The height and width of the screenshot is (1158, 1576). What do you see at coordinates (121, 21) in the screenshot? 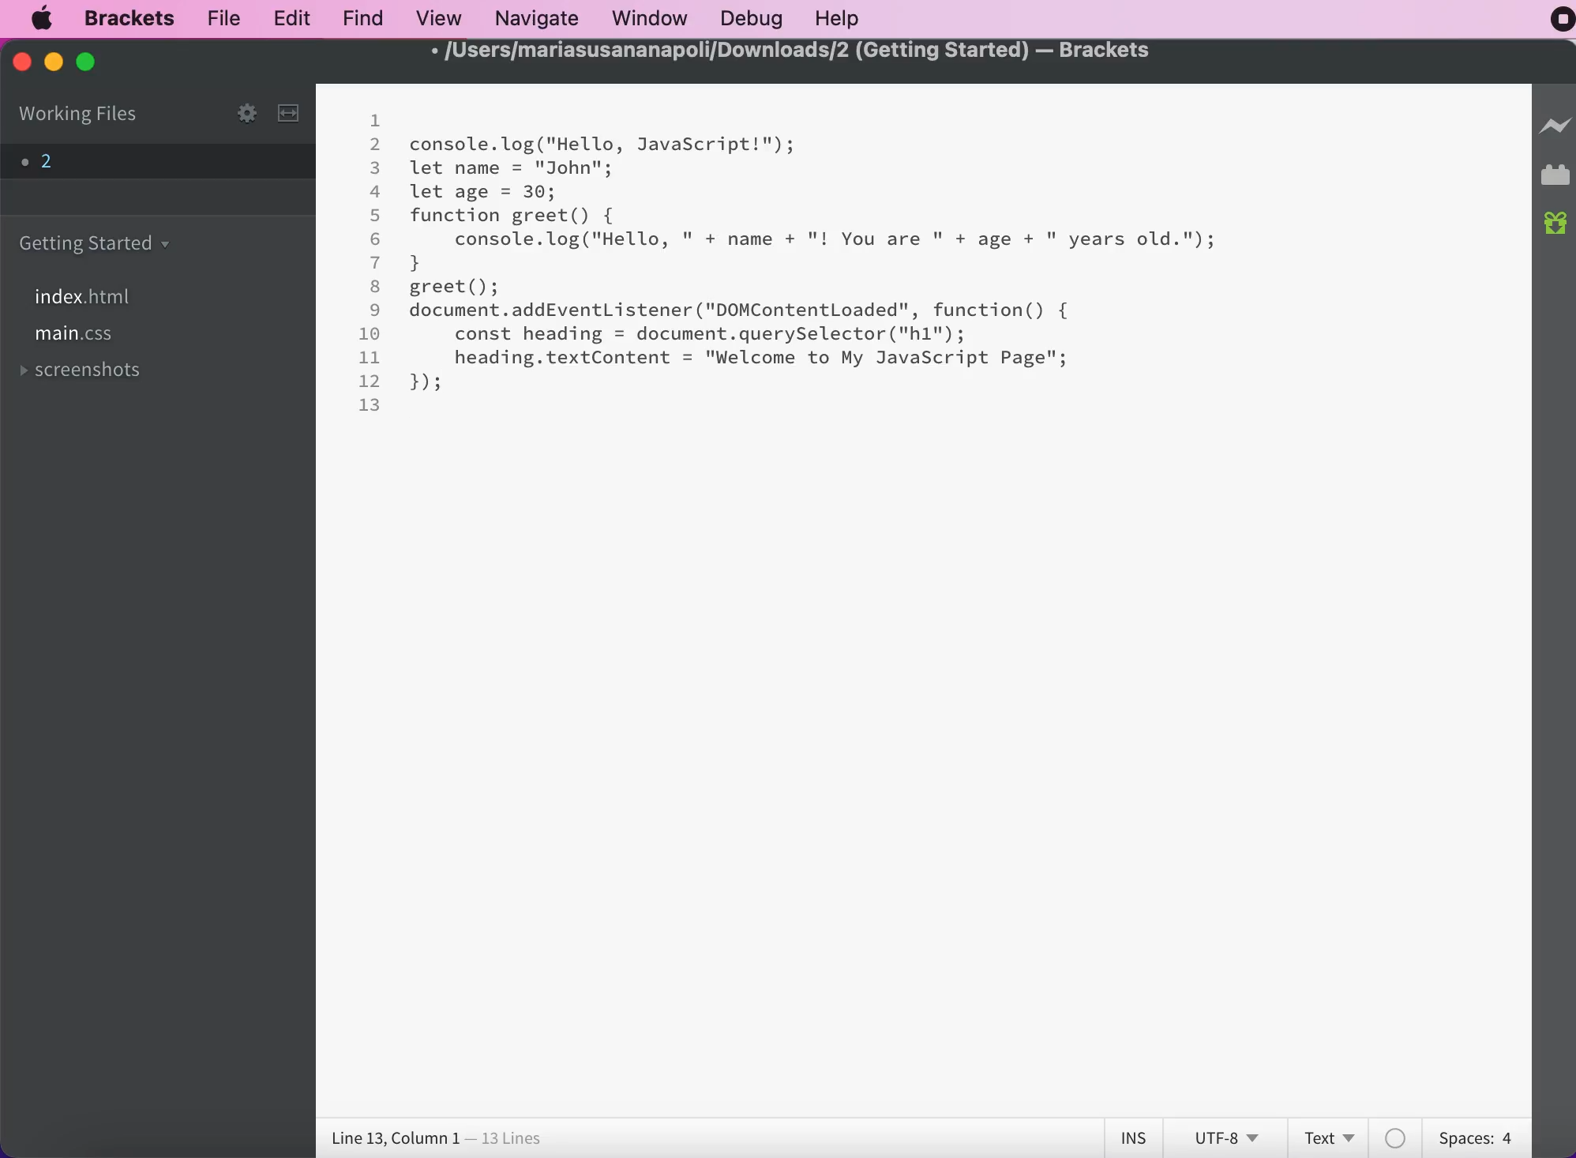
I see `brackets` at bounding box center [121, 21].